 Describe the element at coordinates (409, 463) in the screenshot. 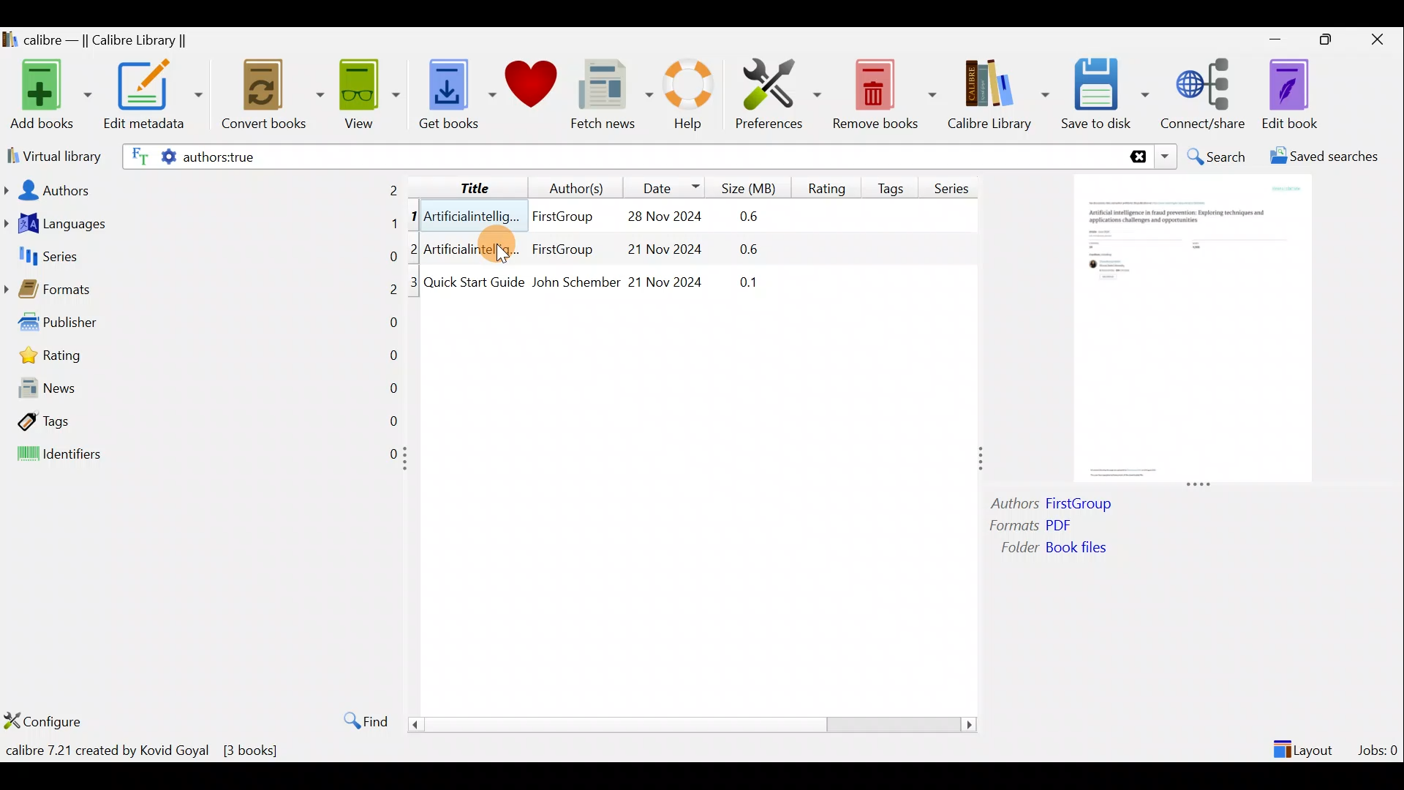

I see `Adjust column to the left` at that location.